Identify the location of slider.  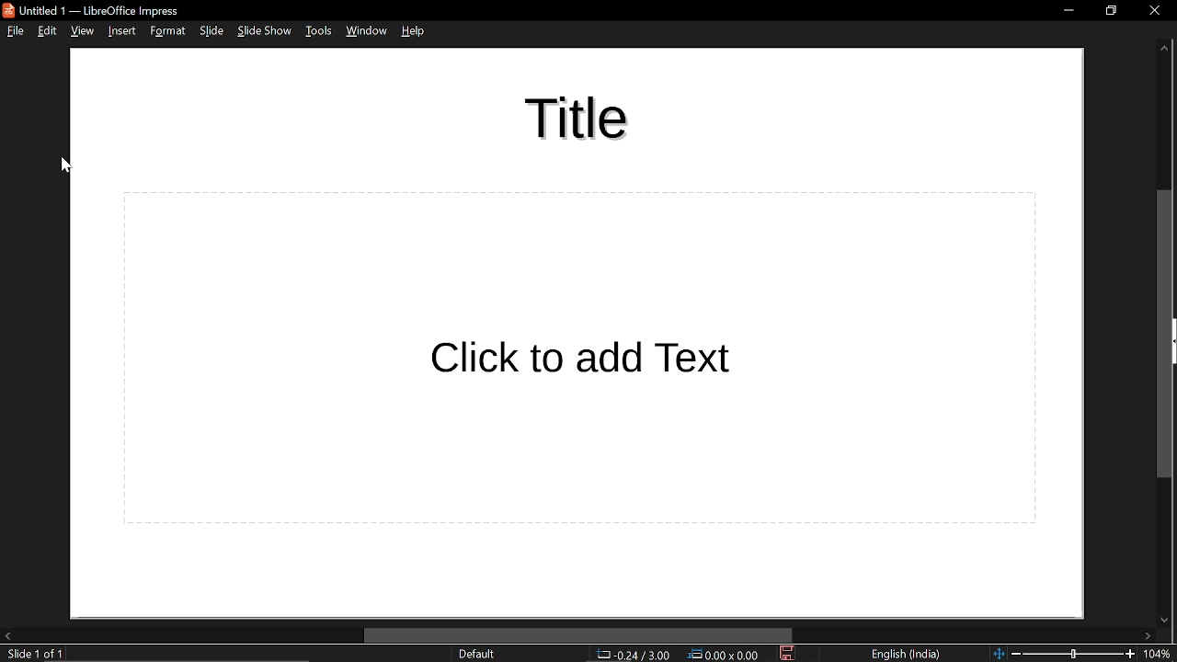
(1073, 652).